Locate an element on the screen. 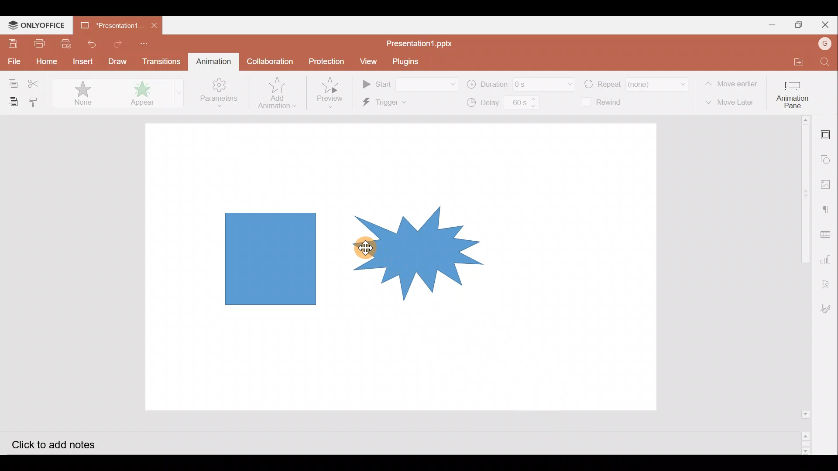 The image size is (838, 471). Save is located at coordinates (13, 44).